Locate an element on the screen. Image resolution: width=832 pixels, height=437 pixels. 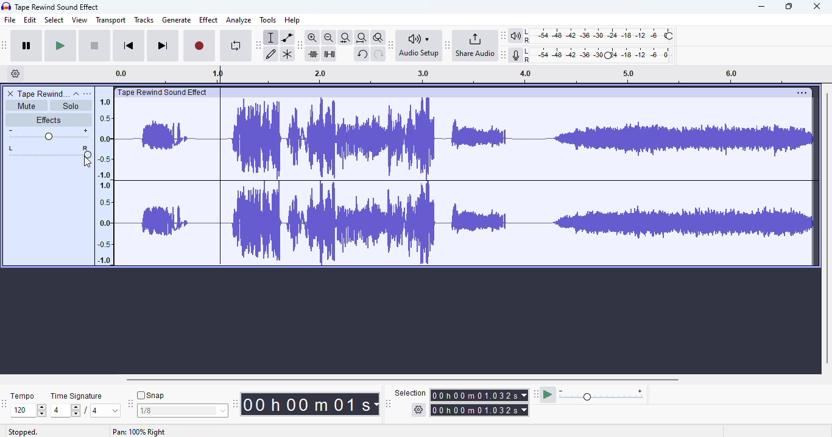
silence audio selection is located at coordinates (330, 54).